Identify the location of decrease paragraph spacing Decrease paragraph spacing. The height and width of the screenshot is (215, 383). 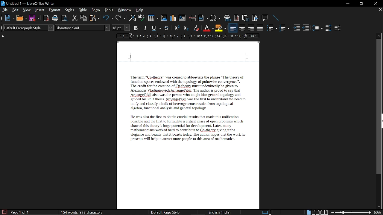
(339, 28).